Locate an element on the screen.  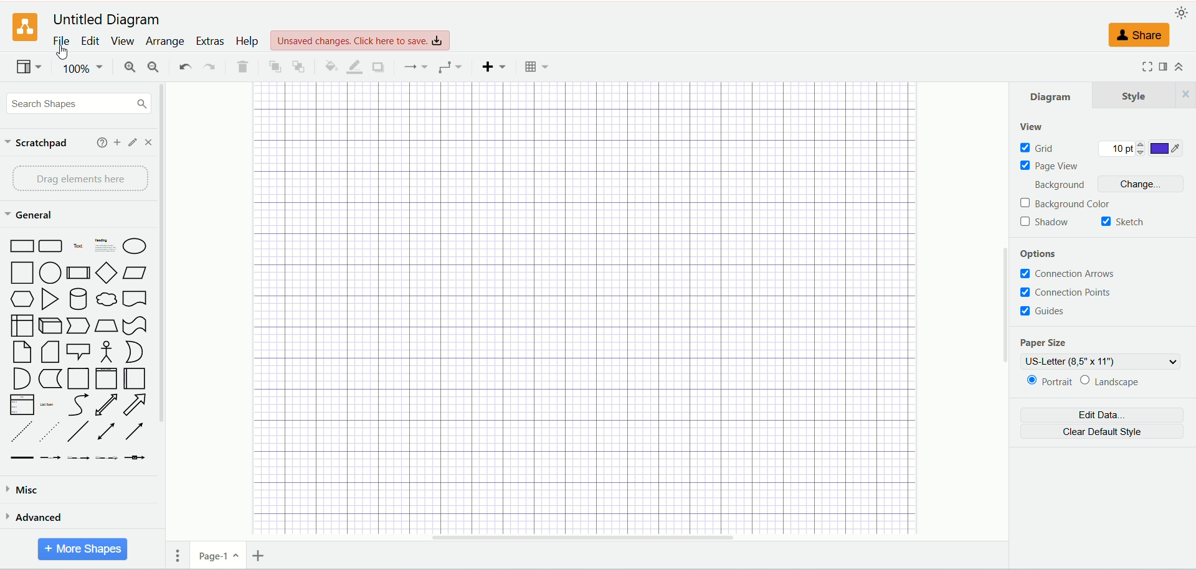
collapse/expand is located at coordinates (1184, 68).